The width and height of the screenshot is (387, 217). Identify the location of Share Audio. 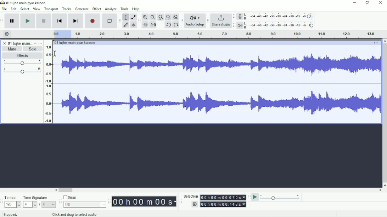
(220, 25).